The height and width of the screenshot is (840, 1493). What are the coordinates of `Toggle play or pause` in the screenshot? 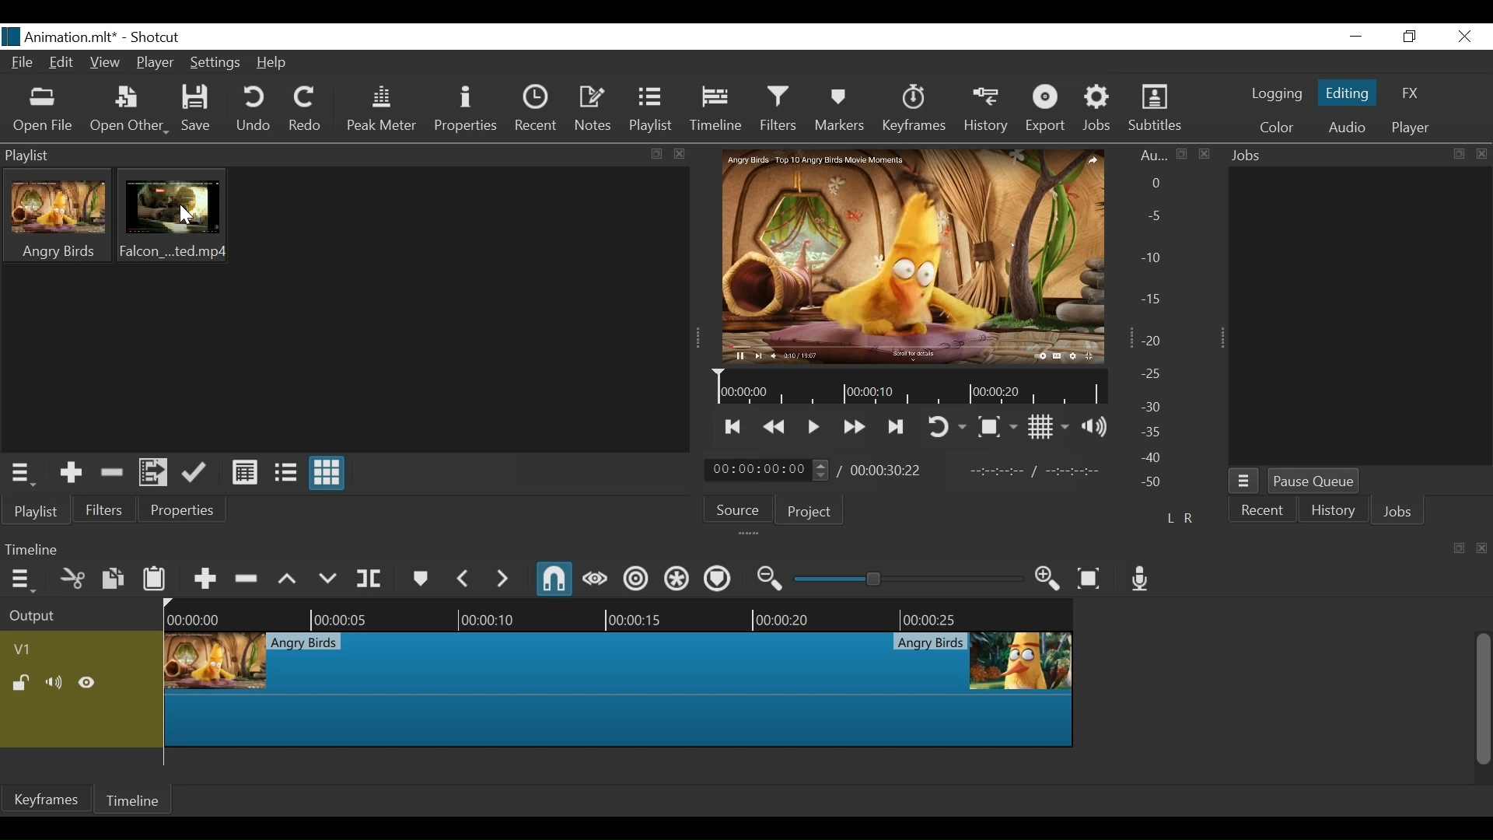 It's located at (814, 427).